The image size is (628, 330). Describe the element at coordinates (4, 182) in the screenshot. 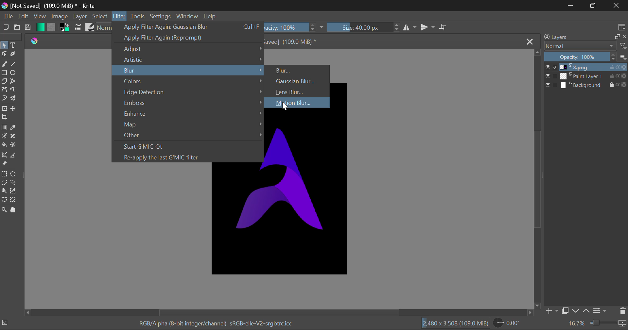

I see `Polygon Selection Tool` at that location.